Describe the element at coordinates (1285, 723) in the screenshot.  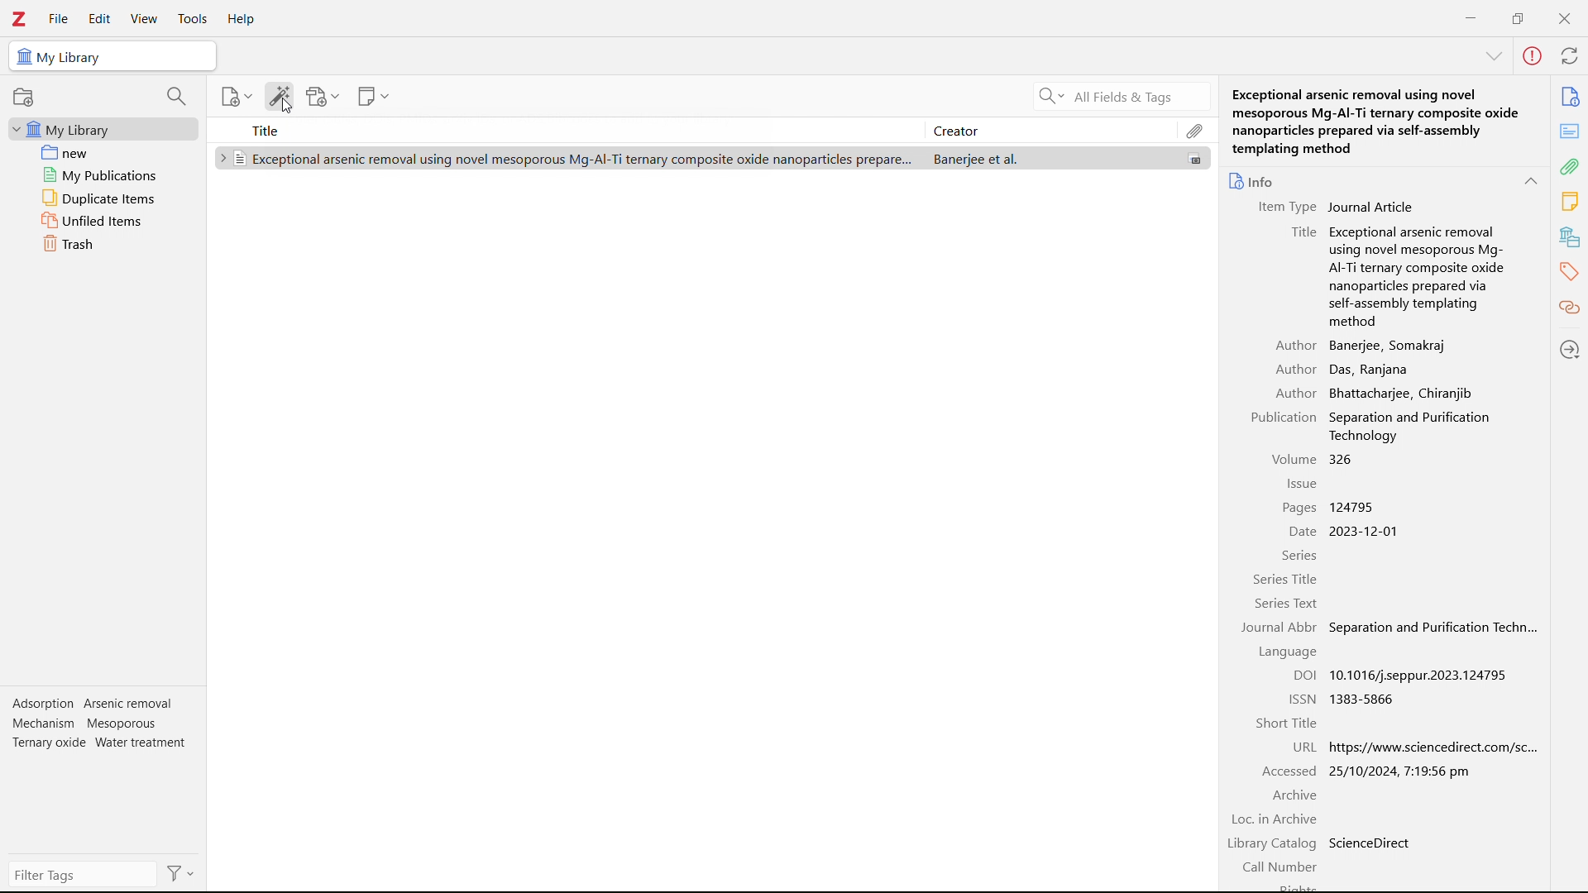
I see `Short title` at that location.